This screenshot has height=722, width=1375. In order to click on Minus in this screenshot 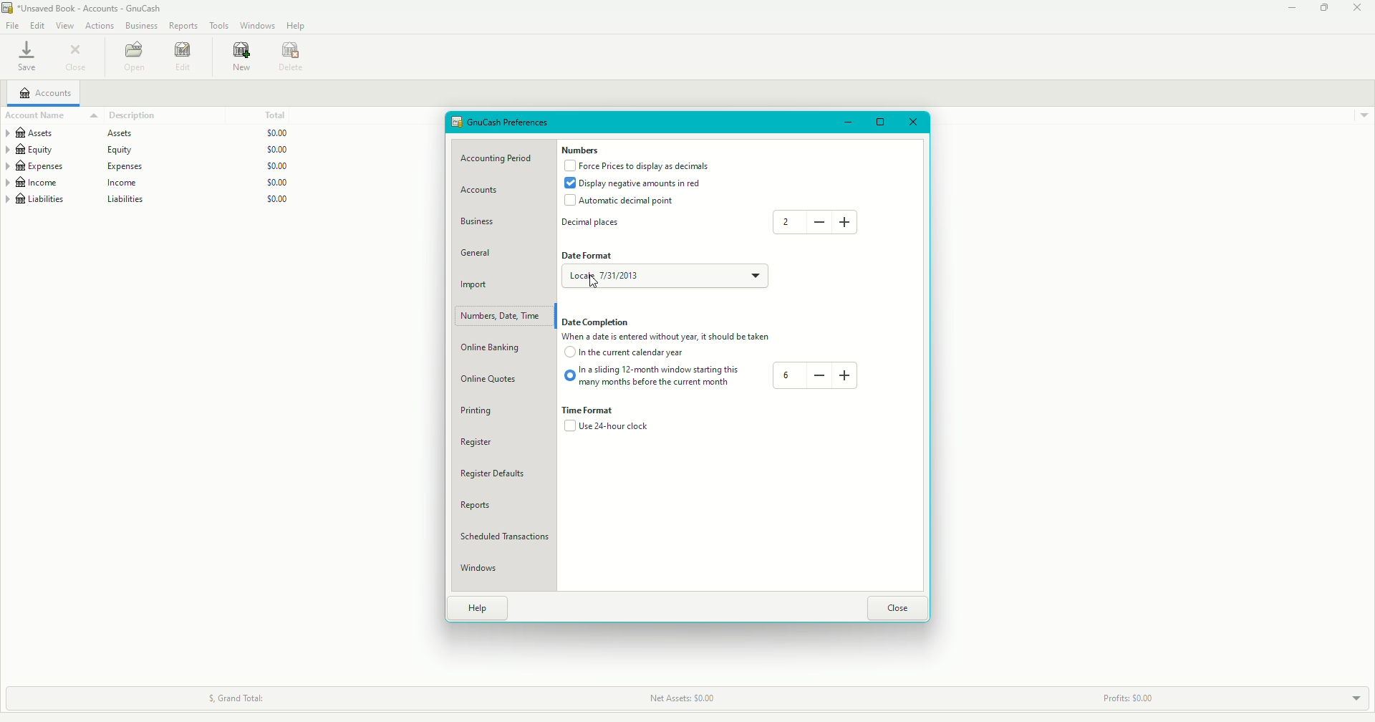, I will do `click(819, 222)`.